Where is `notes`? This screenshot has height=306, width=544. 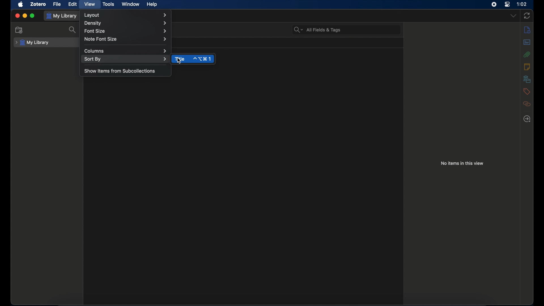
notes is located at coordinates (527, 66).